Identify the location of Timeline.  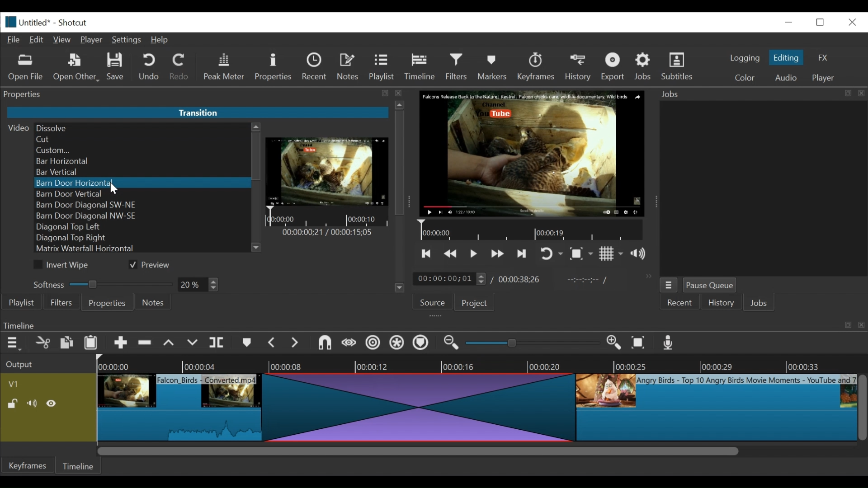
(80, 465).